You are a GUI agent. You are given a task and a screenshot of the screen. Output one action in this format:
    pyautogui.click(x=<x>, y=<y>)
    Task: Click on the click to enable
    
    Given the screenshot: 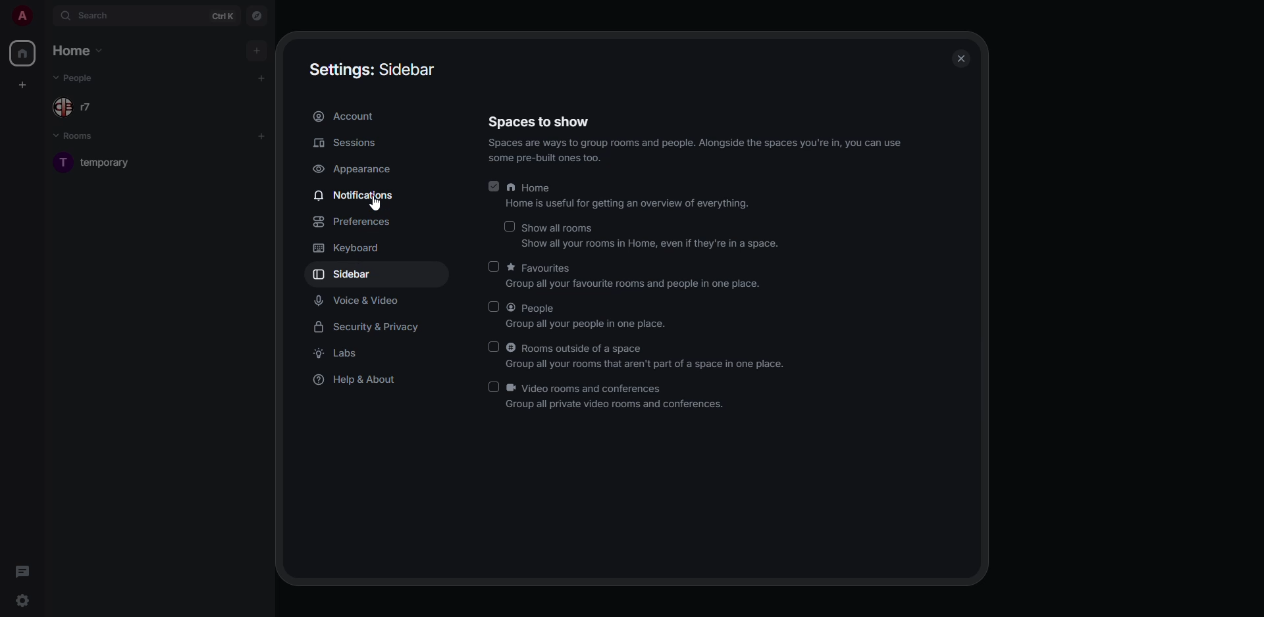 What is the action you would take?
    pyautogui.click(x=494, y=347)
    